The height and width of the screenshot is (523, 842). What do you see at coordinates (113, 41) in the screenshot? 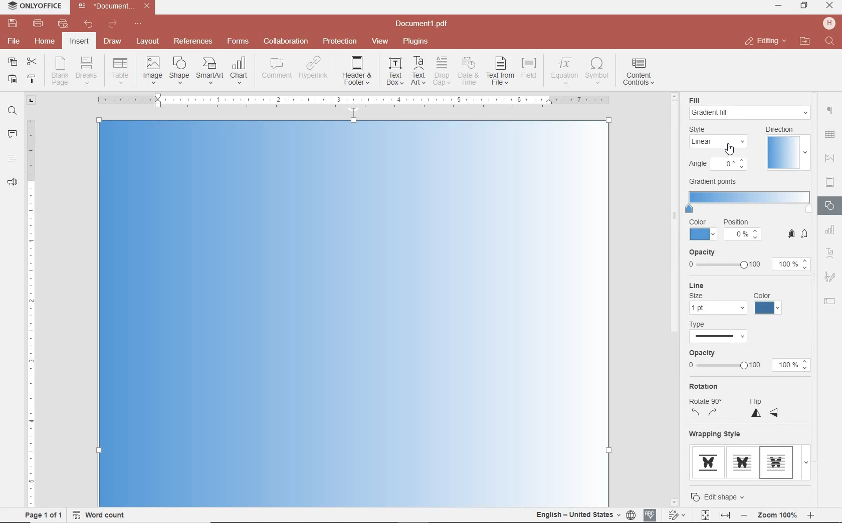
I see `draw` at bounding box center [113, 41].